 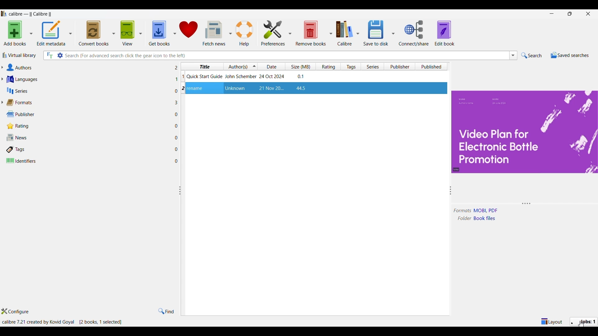 I want to click on Date column, so click(x=272, y=67).